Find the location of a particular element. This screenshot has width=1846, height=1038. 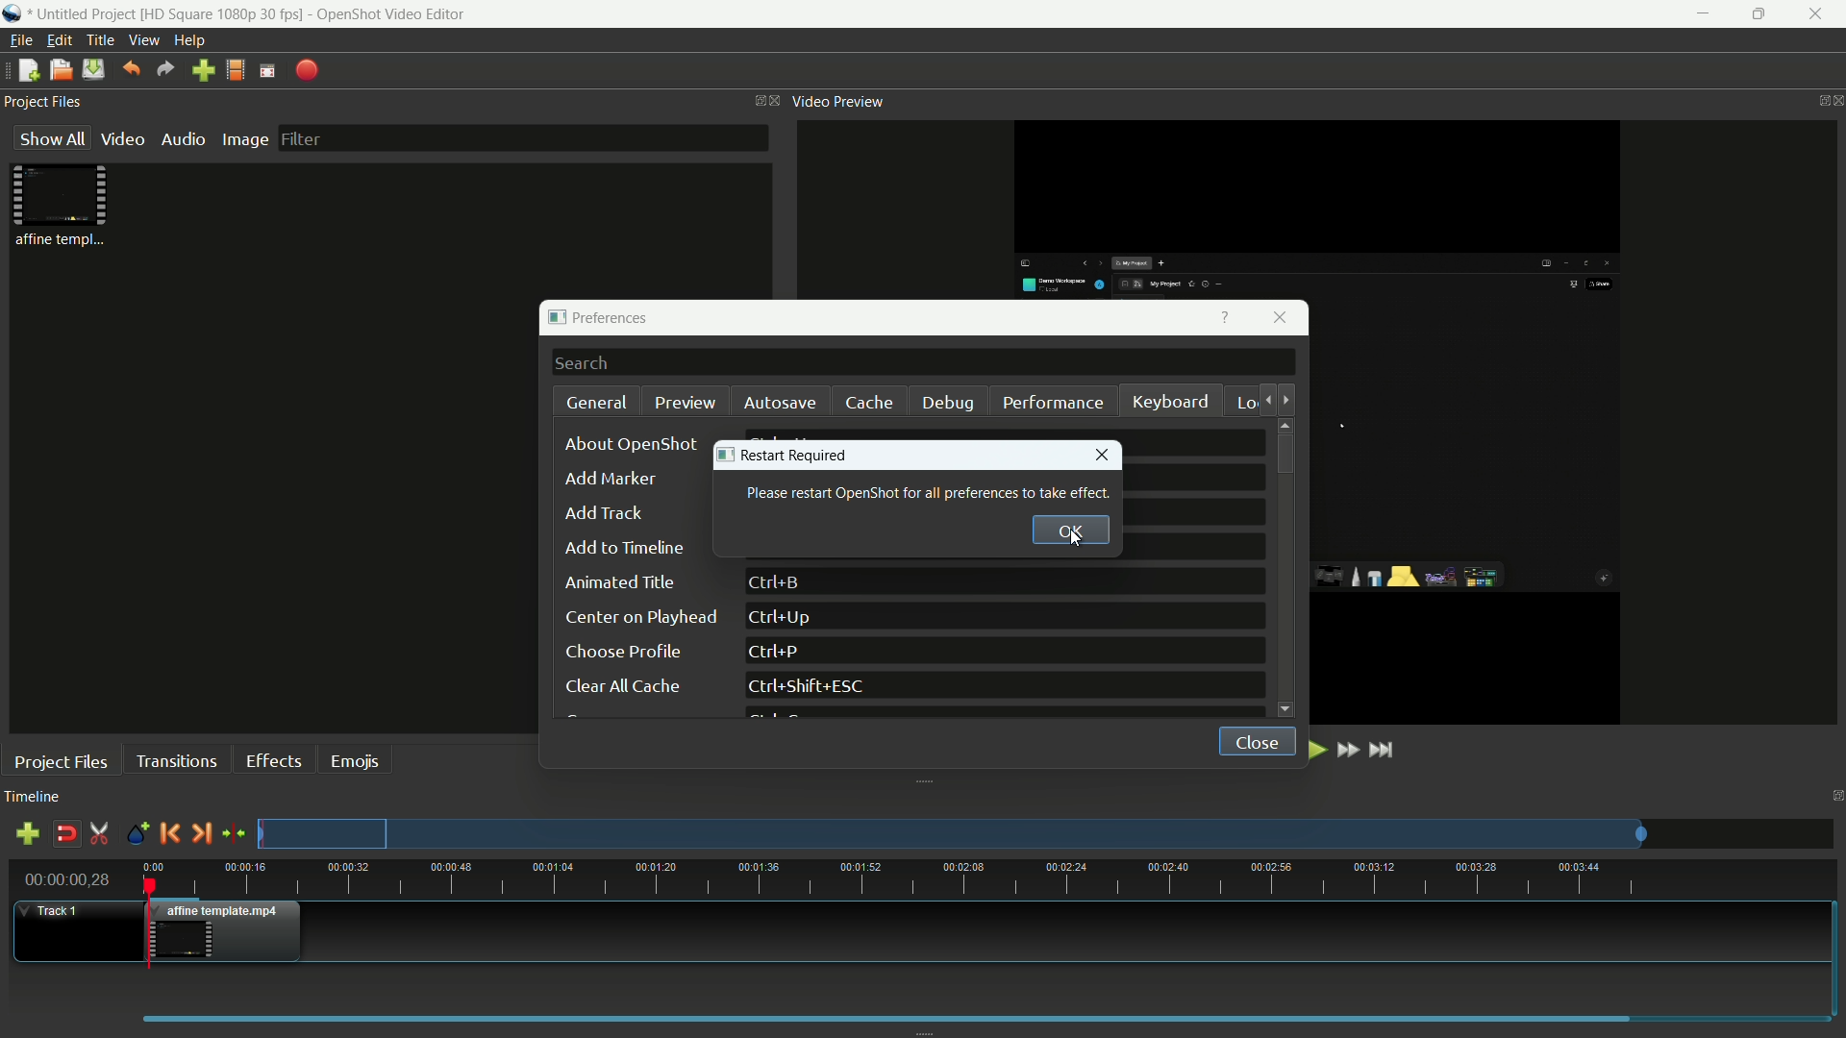

video preview is located at coordinates (839, 102).